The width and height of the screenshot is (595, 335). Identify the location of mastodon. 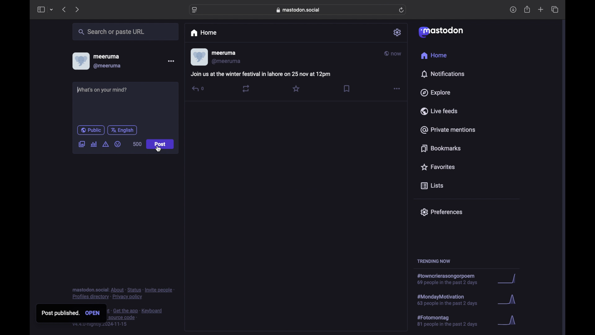
(440, 32).